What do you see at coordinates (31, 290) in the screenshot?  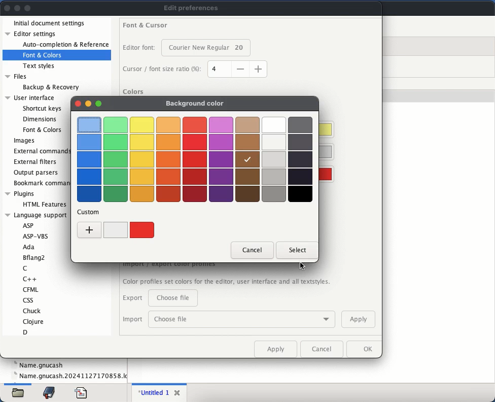 I see `CFML` at bounding box center [31, 290].